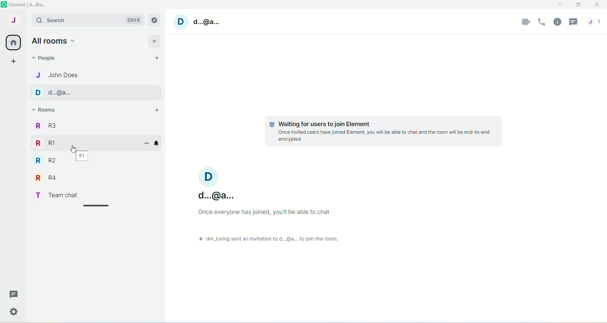  Describe the element at coordinates (65, 21) in the screenshot. I see `search bar` at that location.